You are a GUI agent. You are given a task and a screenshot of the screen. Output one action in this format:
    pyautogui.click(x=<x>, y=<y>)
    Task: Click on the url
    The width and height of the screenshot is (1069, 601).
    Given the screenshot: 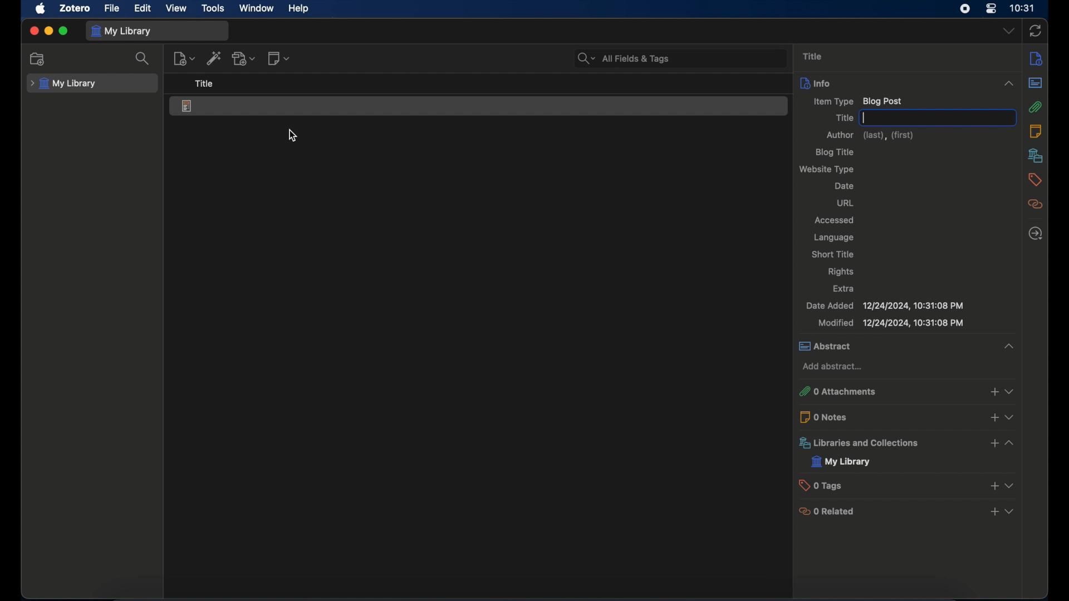 What is the action you would take?
    pyautogui.click(x=846, y=203)
    